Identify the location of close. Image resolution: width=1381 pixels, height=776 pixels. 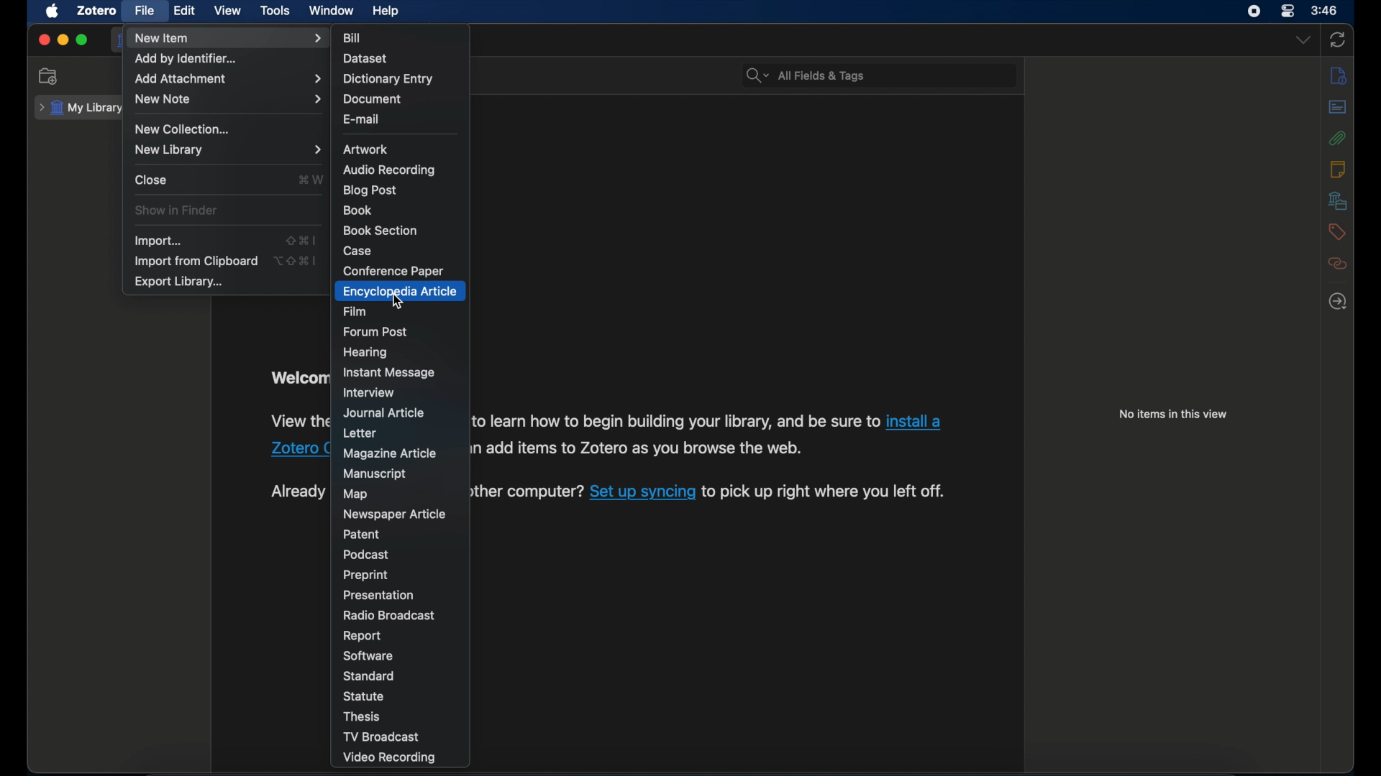
(43, 40).